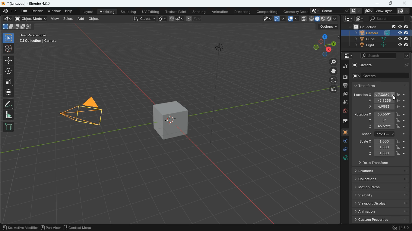 The width and height of the screenshot is (412, 231). What do you see at coordinates (323, 18) in the screenshot?
I see `type` at bounding box center [323, 18].